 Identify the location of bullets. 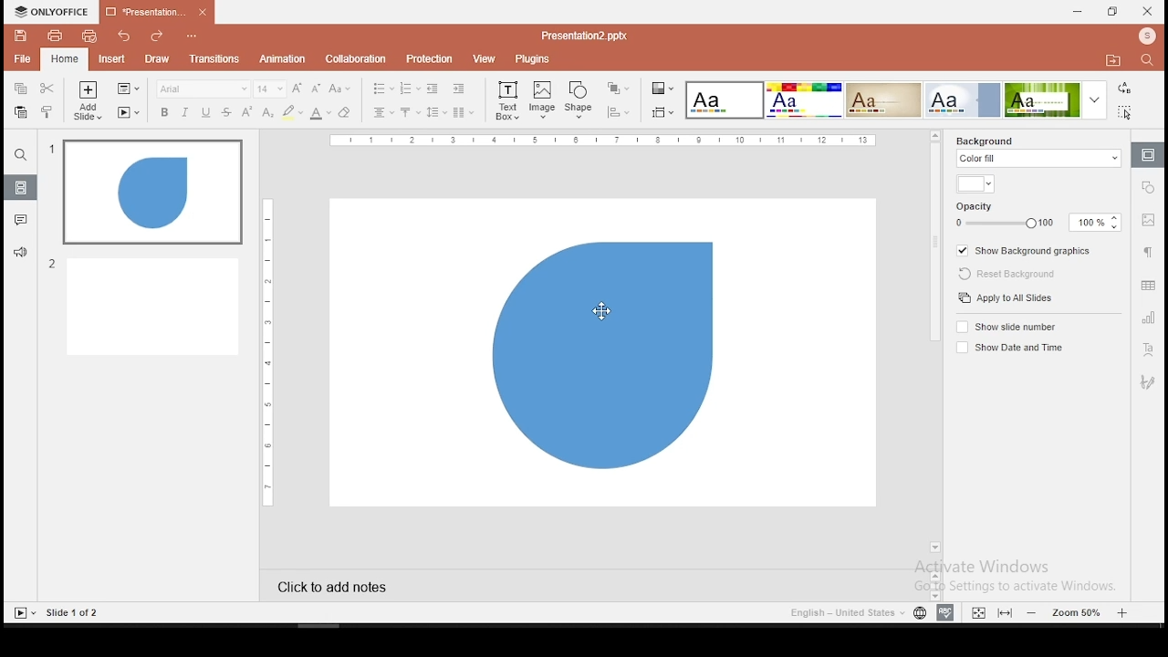
(380, 89).